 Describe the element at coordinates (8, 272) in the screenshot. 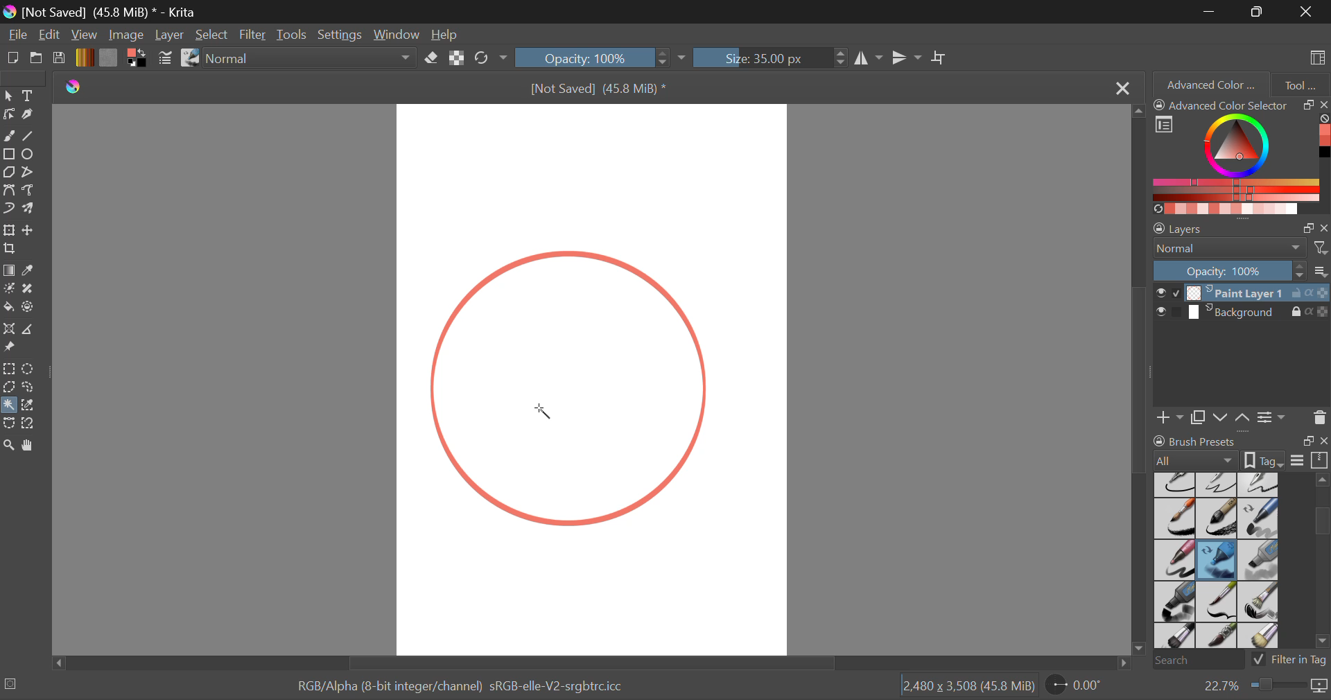

I see `Gradient Fill` at that location.